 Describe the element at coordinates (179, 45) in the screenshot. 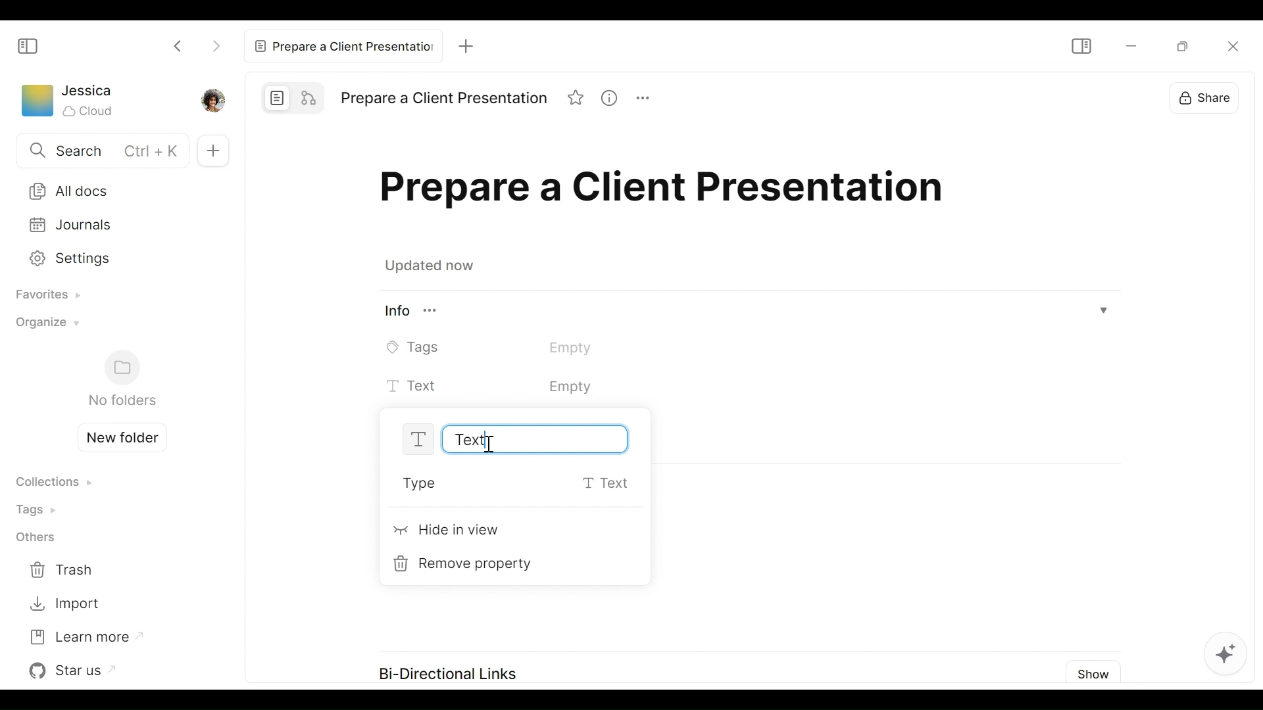

I see `Click to go back` at that location.